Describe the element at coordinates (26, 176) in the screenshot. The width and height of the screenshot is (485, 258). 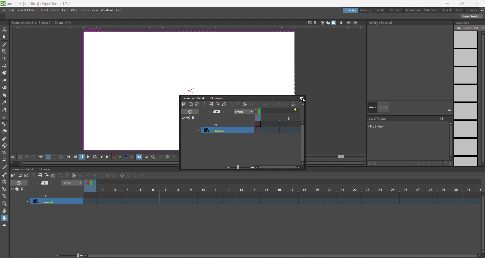
I see `new vector level` at that location.